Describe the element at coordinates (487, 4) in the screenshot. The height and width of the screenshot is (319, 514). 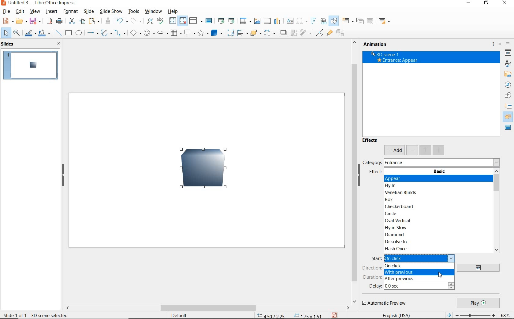
I see `RESTORE DOWN` at that location.